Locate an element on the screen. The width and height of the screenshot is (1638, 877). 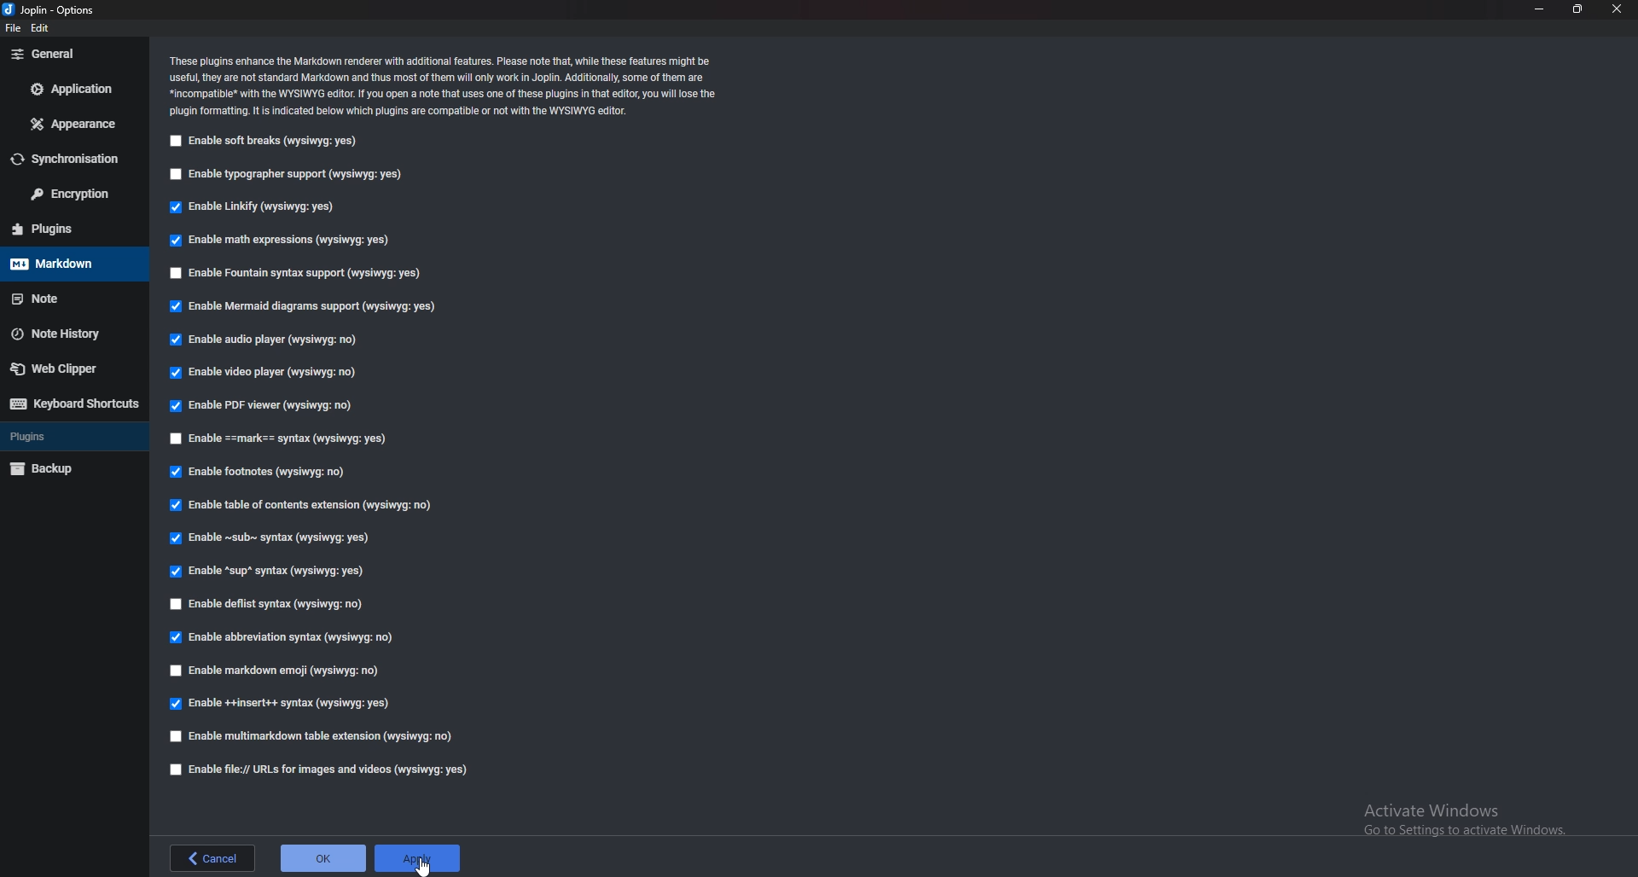
Enable soft breaks is located at coordinates (265, 140).